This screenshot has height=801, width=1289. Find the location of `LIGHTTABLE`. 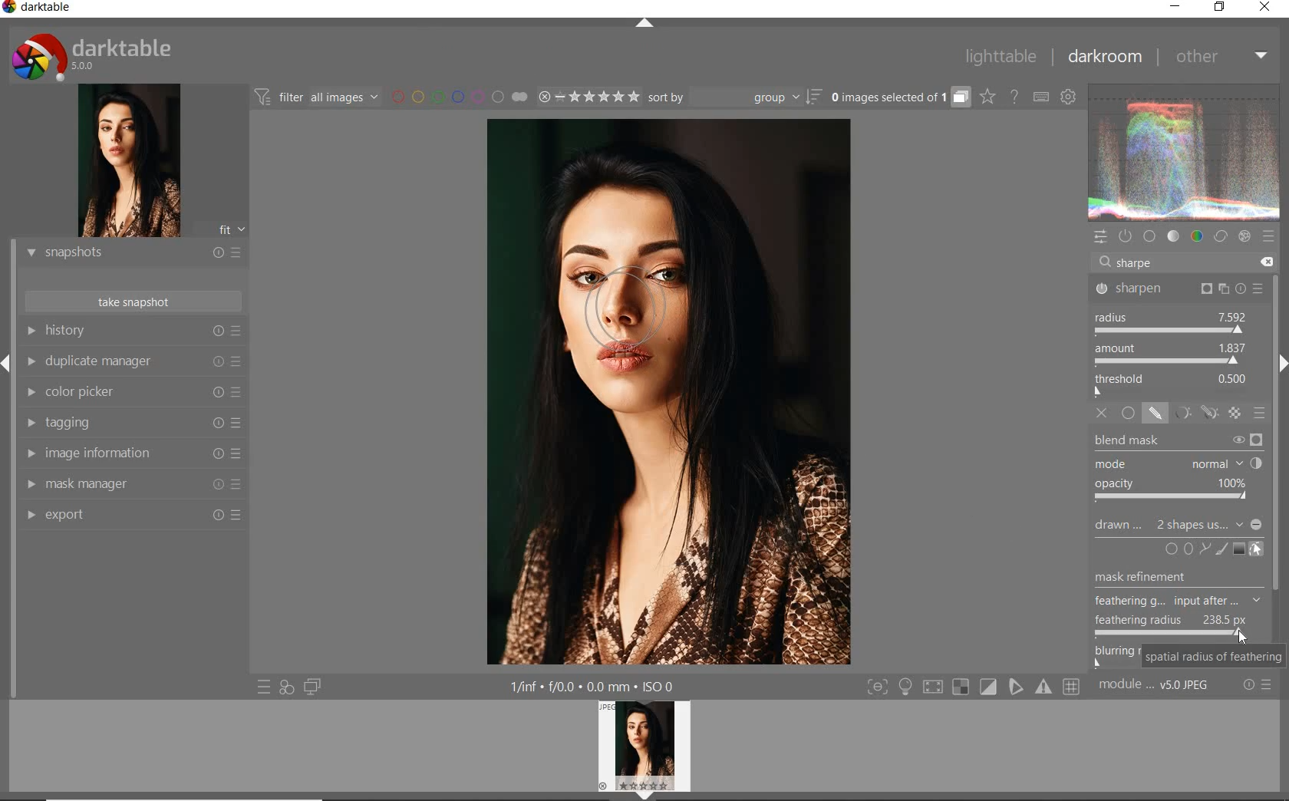

LIGHTTABLE is located at coordinates (999, 58).